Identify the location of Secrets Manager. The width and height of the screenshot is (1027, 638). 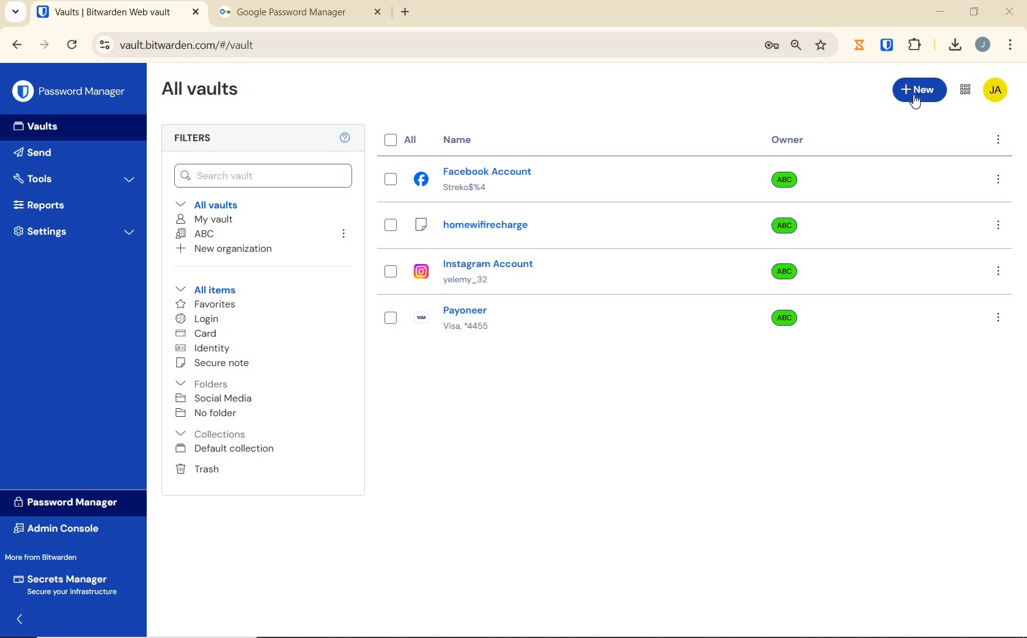
(63, 585).